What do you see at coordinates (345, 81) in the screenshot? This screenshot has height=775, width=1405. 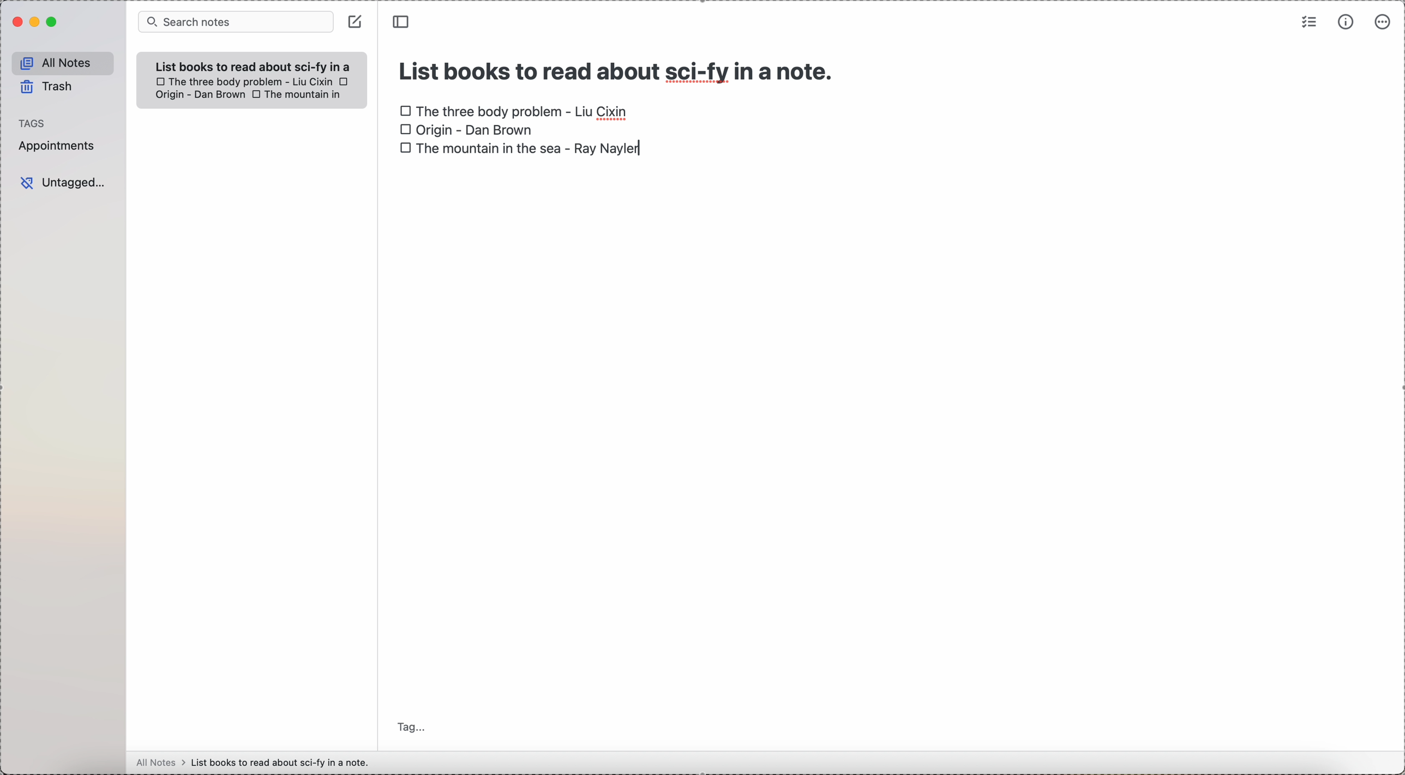 I see `checkbox` at bounding box center [345, 81].